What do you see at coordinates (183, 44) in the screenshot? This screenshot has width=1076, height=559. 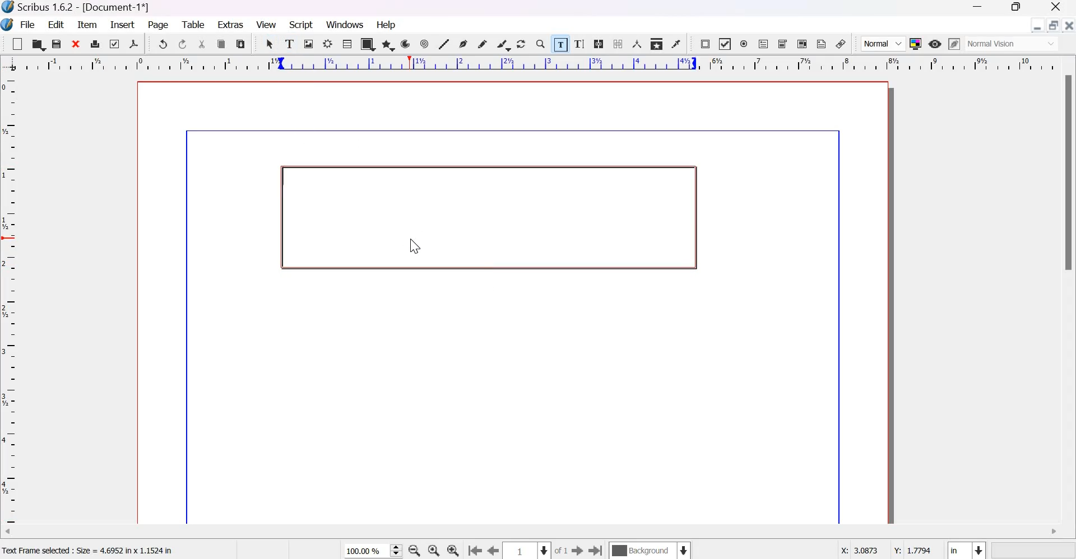 I see `redo` at bounding box center [183, 44].